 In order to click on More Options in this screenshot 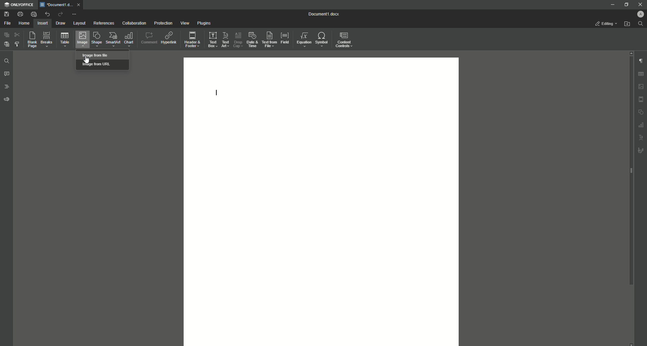, I will do `click(74, 14)`.